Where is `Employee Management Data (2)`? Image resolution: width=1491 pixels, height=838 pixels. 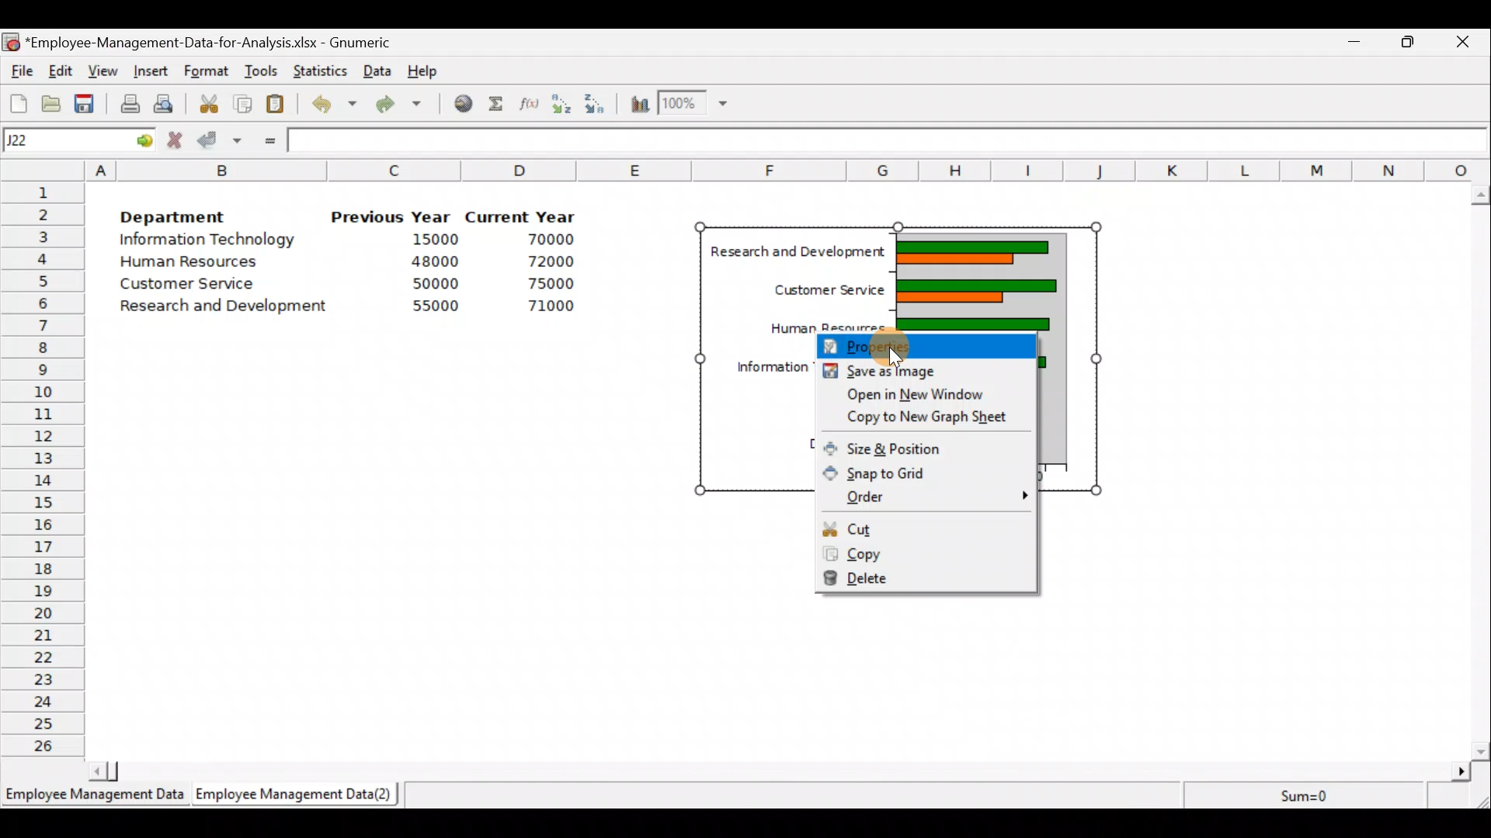 Employee Management Data (2) is located at coordinates (297, 795).